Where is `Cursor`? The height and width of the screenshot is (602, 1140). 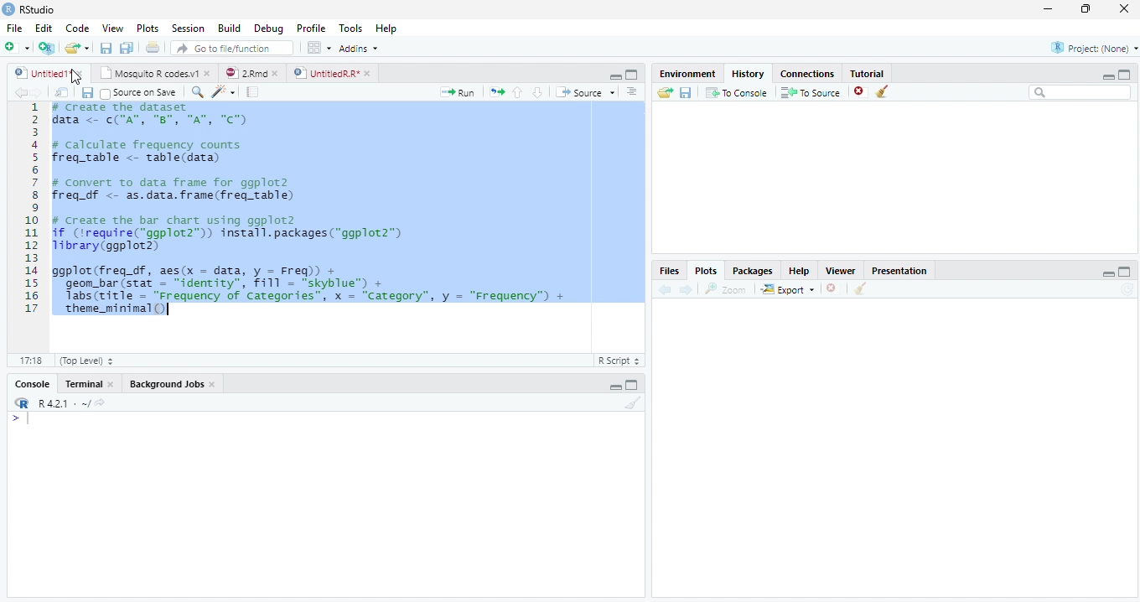 Cursor is located at coordinates (75, 76).